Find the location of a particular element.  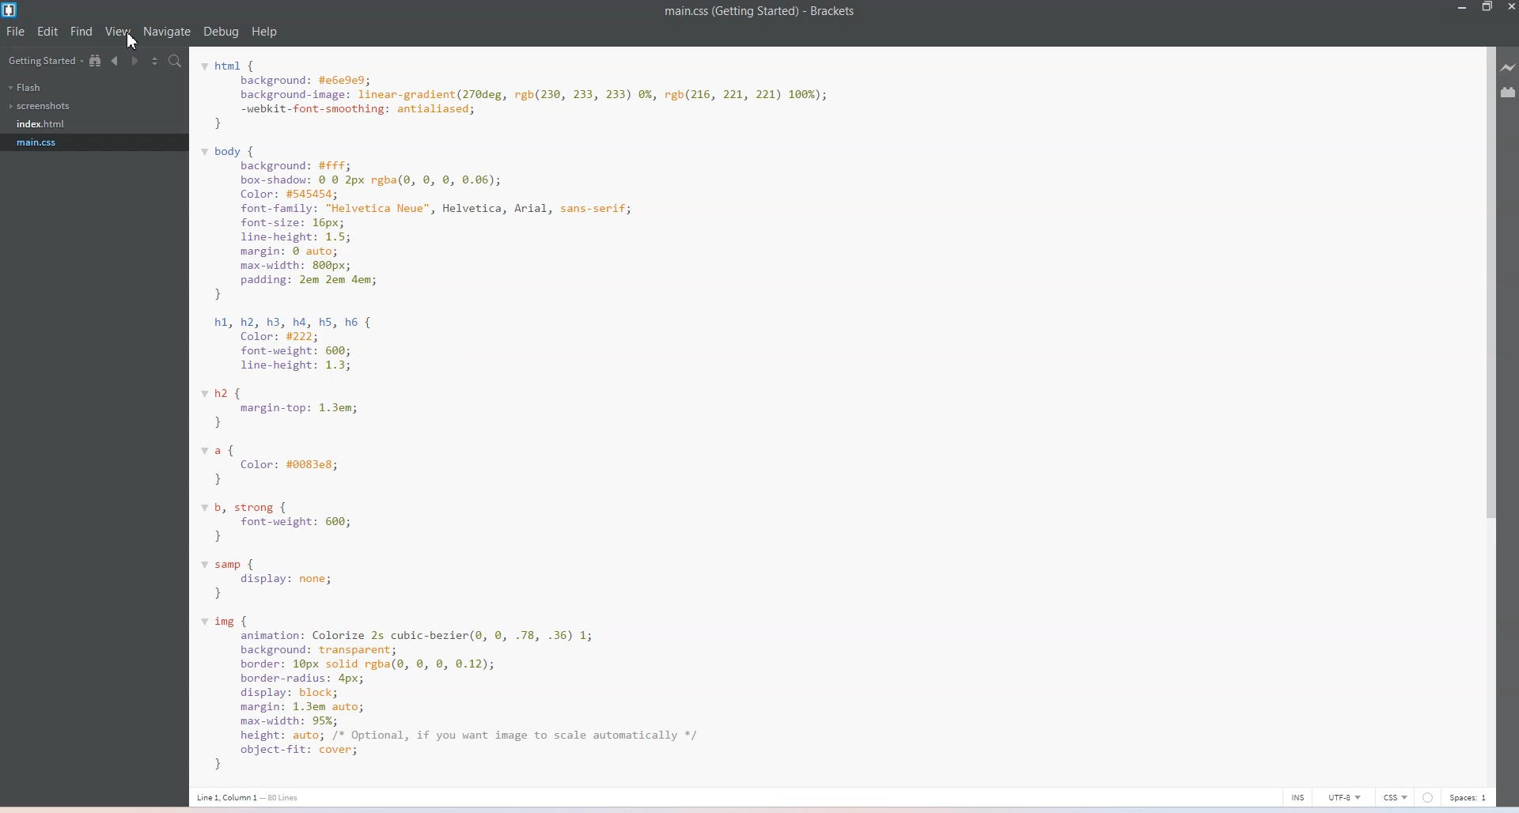

Live preview is located at coordinates (1510, 66).